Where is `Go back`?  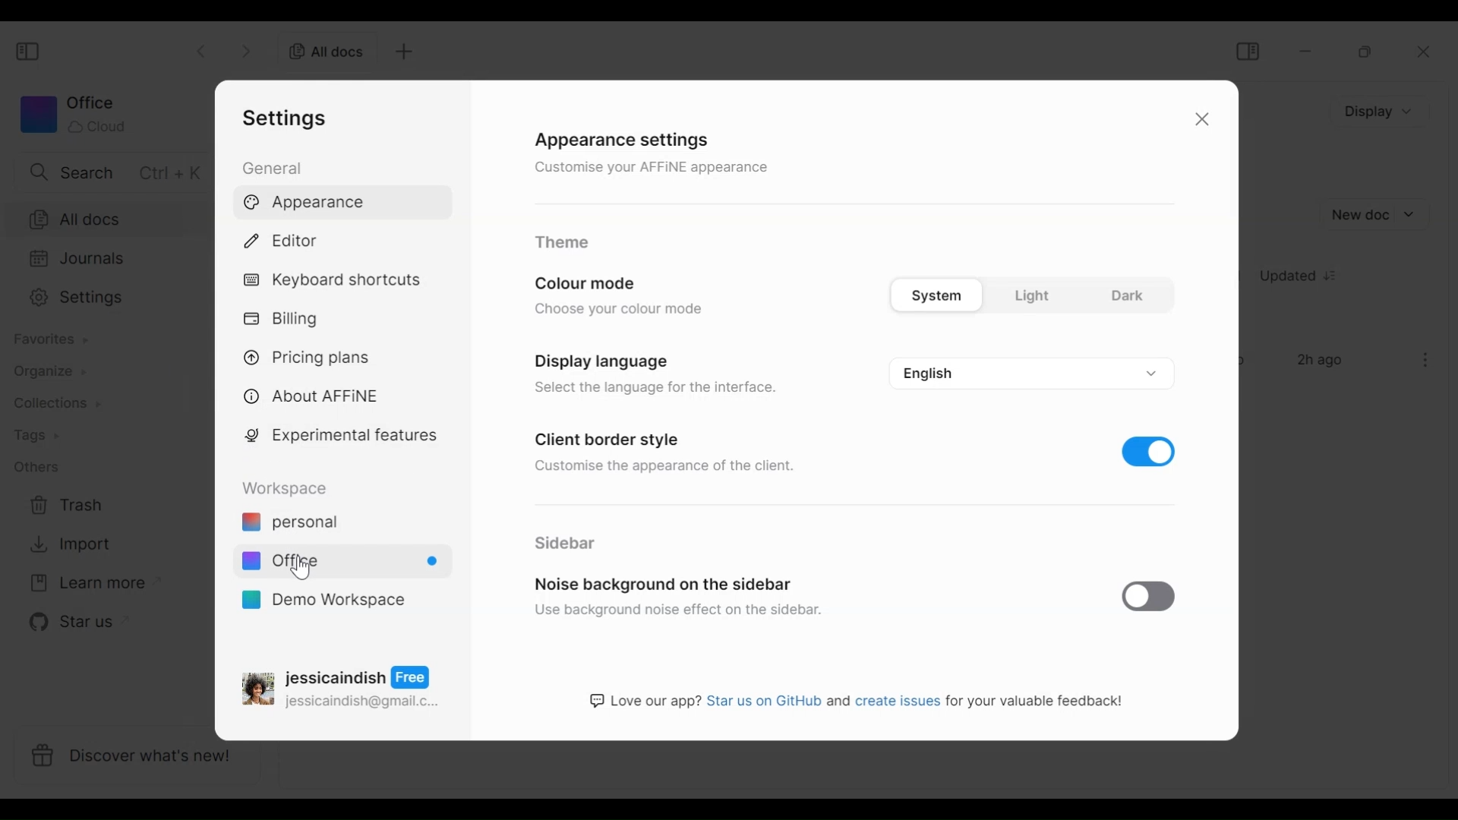
Go back is located at coordinates (204, 49).